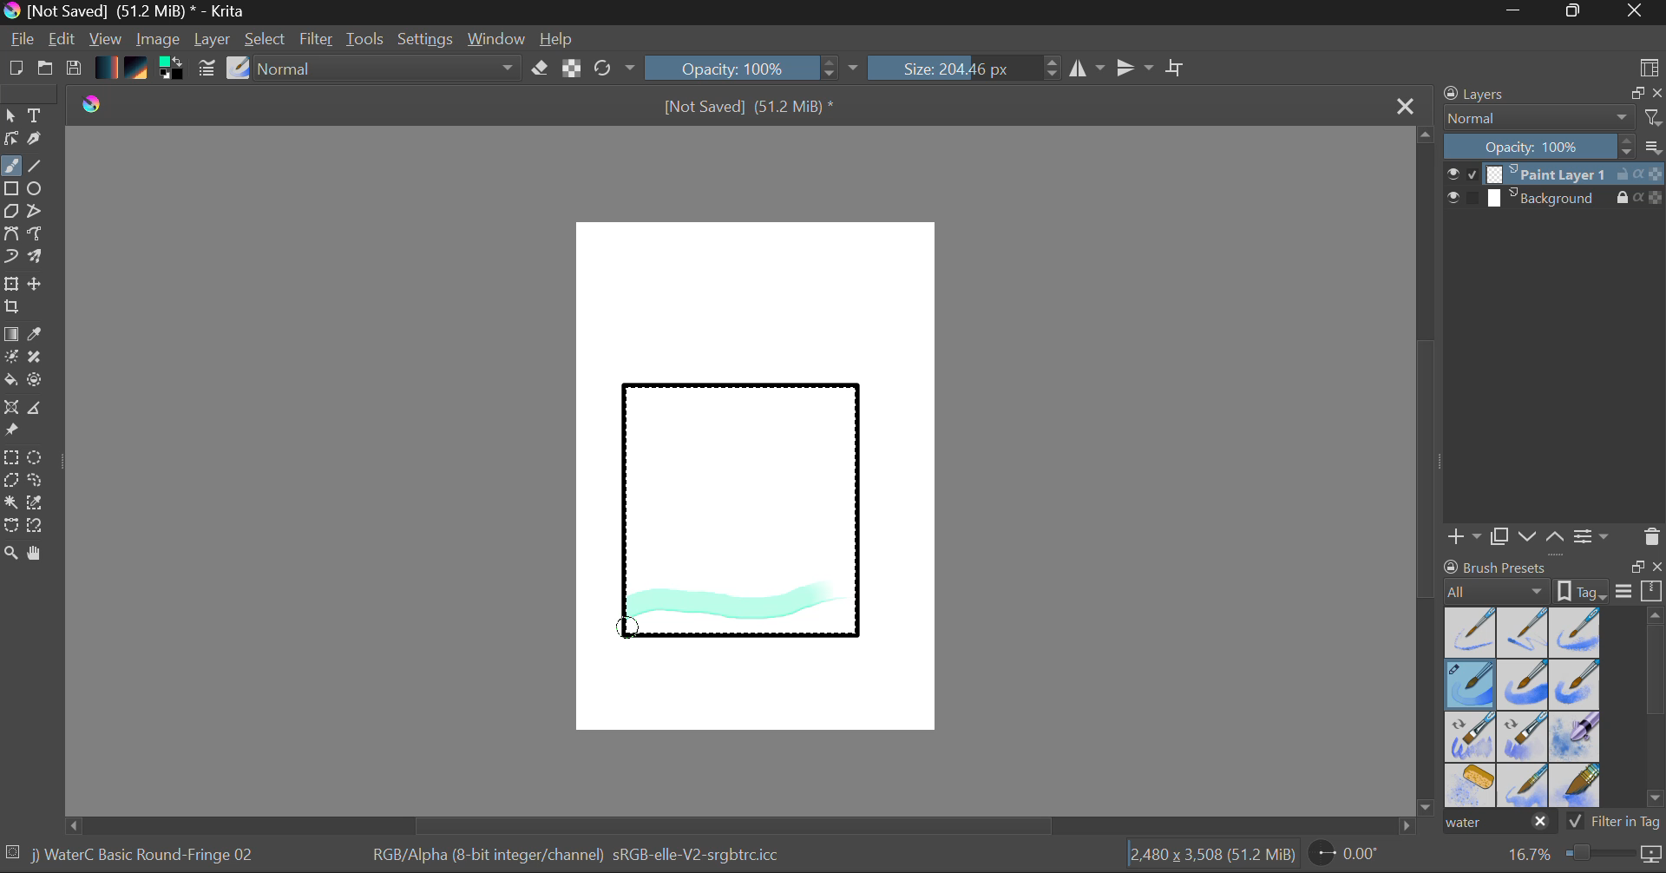 The height and width of the screenshot is (873, 1666). Describe the element at coordinates (1592, 535) in the screenshot. I see `Layer Settings` at that location.